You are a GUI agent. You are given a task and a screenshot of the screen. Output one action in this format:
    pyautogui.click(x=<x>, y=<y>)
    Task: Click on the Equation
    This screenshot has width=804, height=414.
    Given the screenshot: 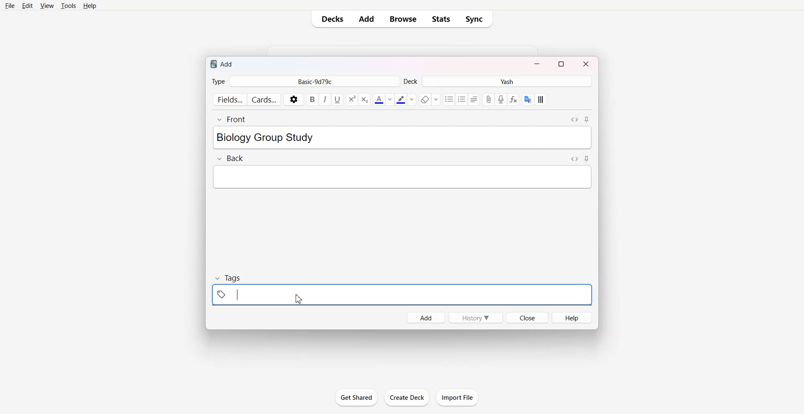 What is the action you would take?
    pyautogui.click(x=514, y=99)
    